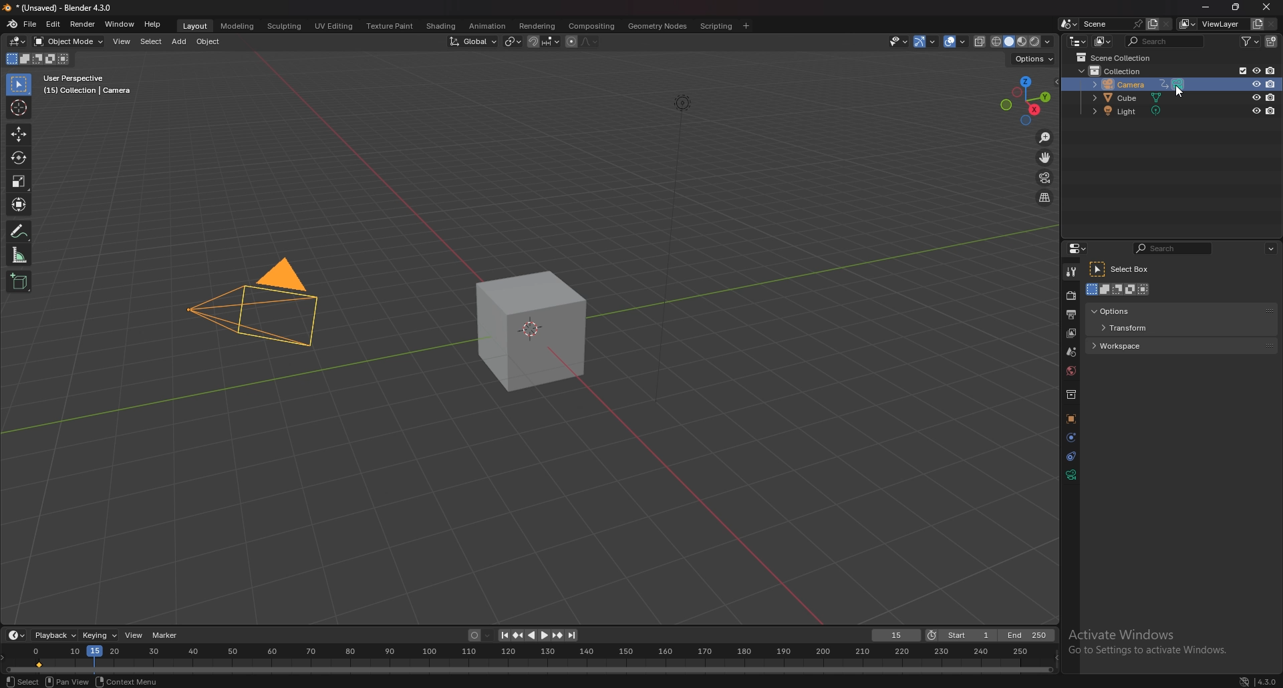  What do you see at coordinates (1071, 456) in the screenshot?
I see `constraints` at bounding box center [1071, 456].